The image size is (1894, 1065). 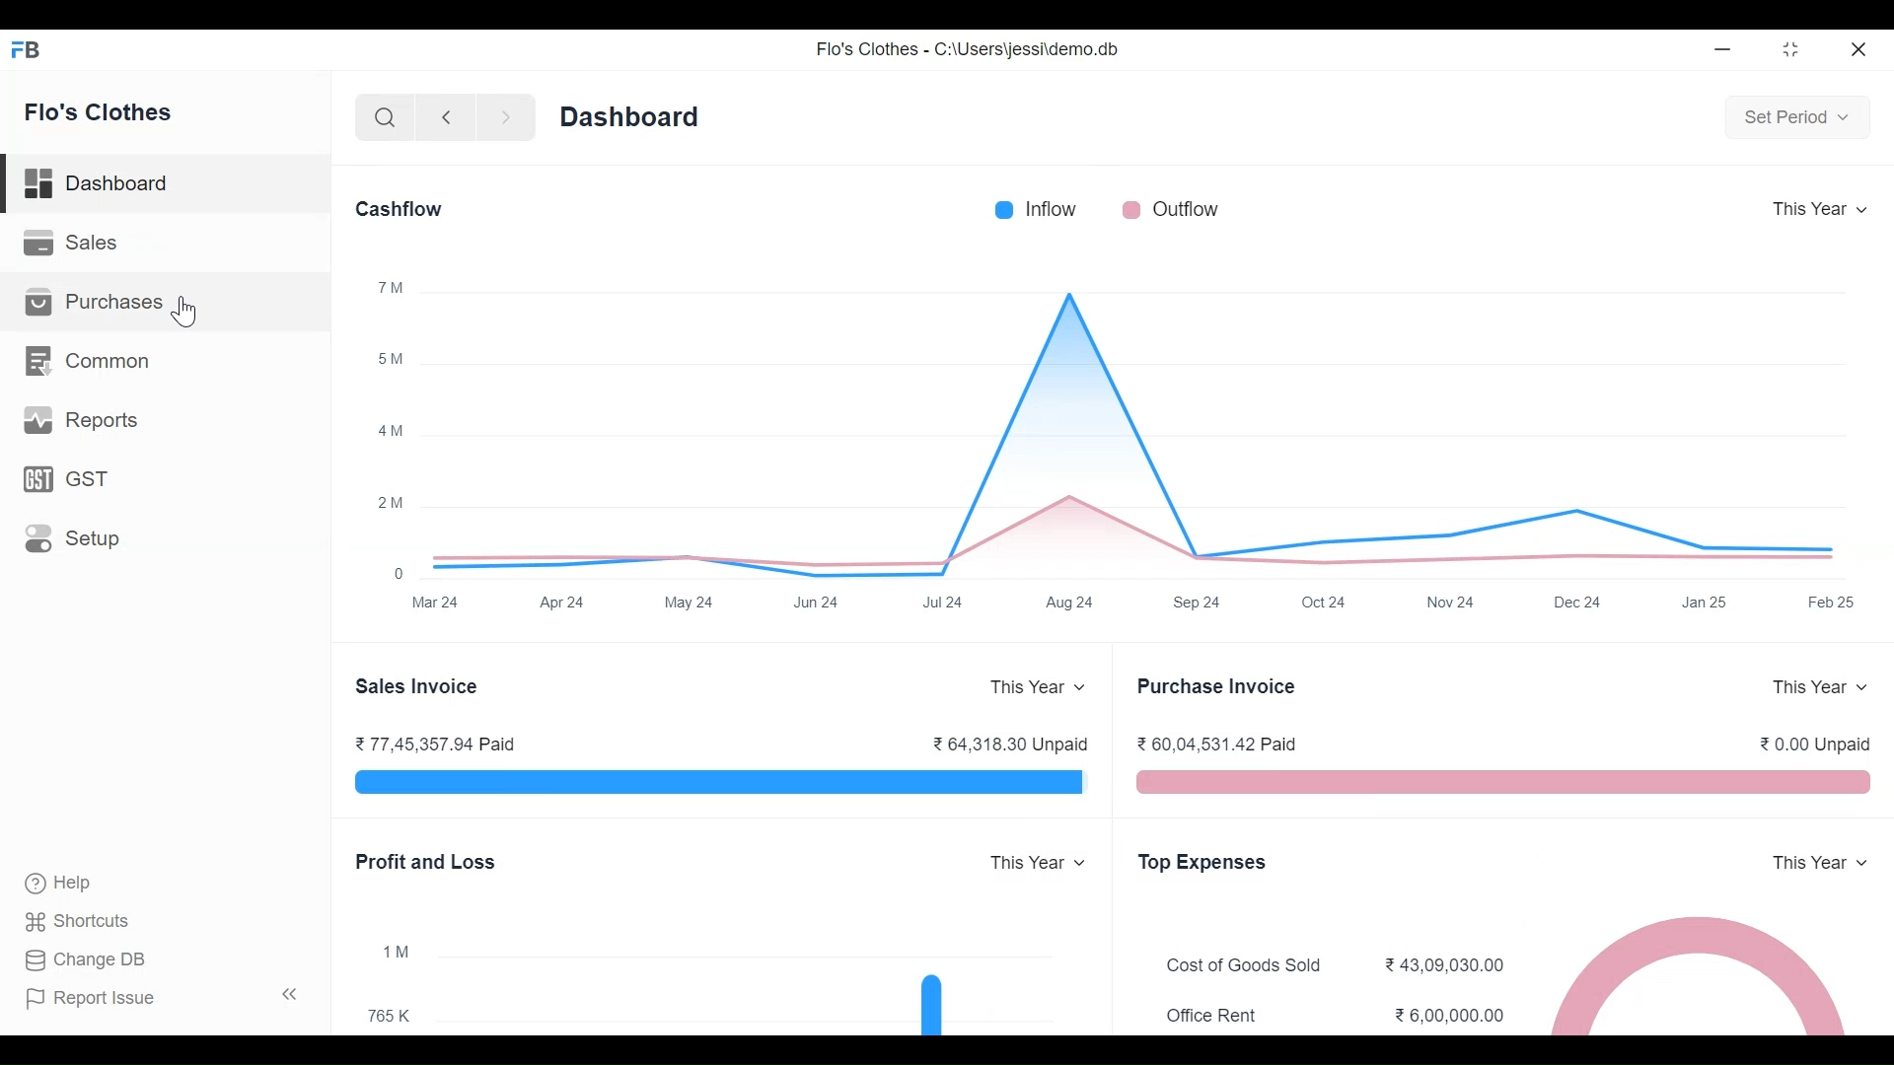 What do you see at coordinates (1858, 49) in the screenshot?
I see `Close` at bounding box center [1858, 49].